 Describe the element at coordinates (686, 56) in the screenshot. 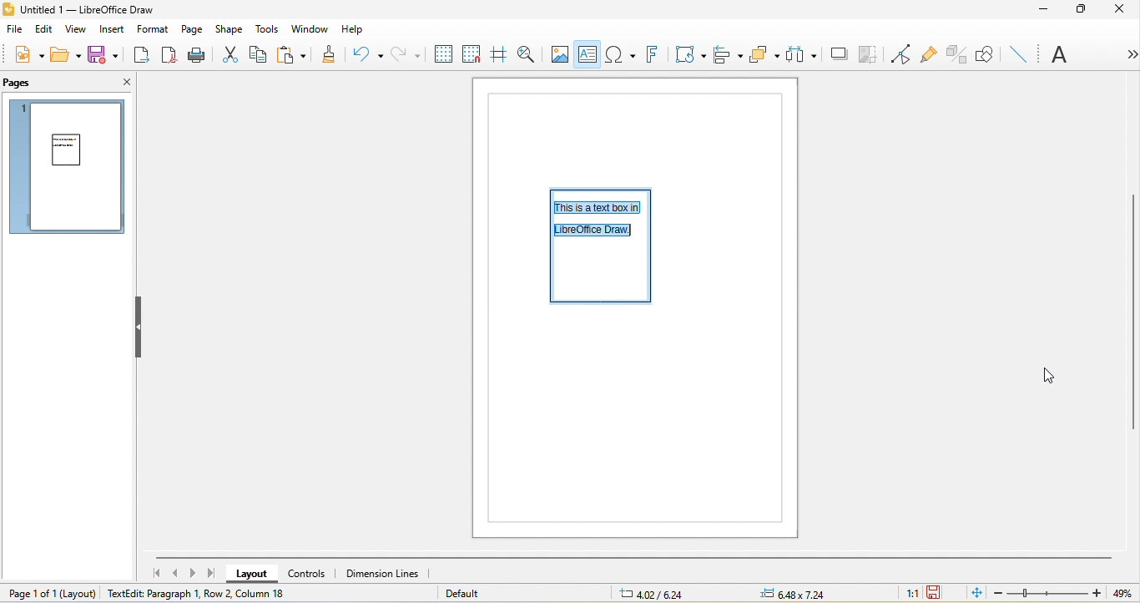

I see `transformation` at that location.